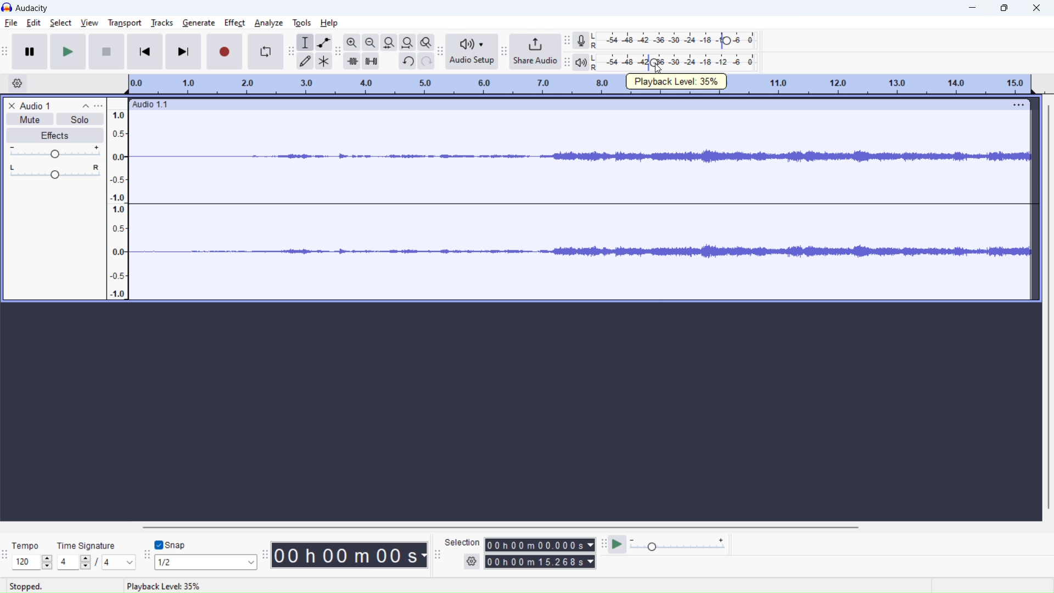 The height and width of the screenshot is (593, 1054). Describe the element at coordinates (504, 52) in the screenshot. I see `share audio toolbar` at that location.